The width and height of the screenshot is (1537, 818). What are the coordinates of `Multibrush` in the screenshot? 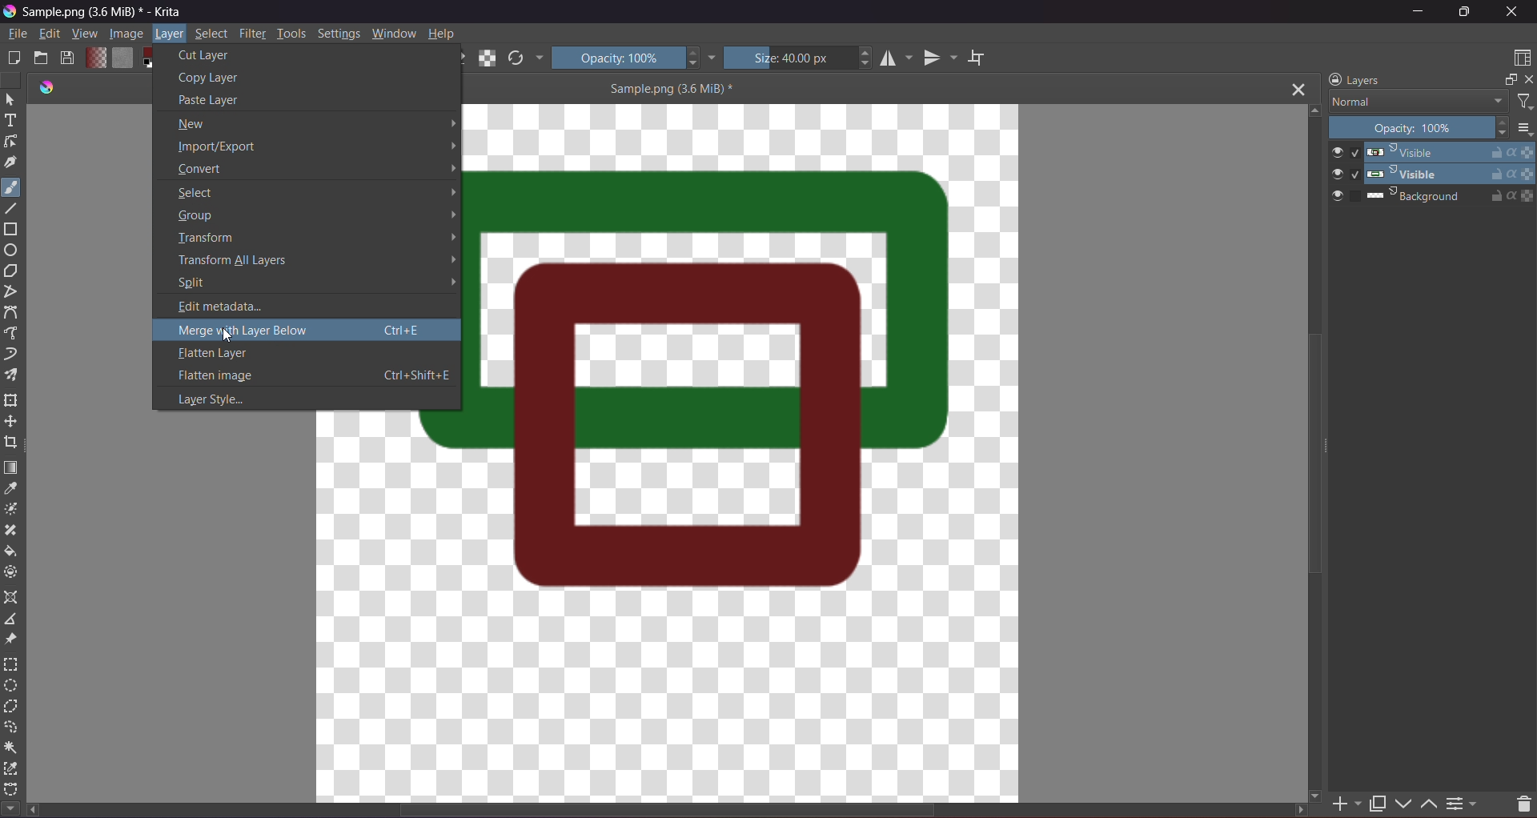 It's located at (14, 375).